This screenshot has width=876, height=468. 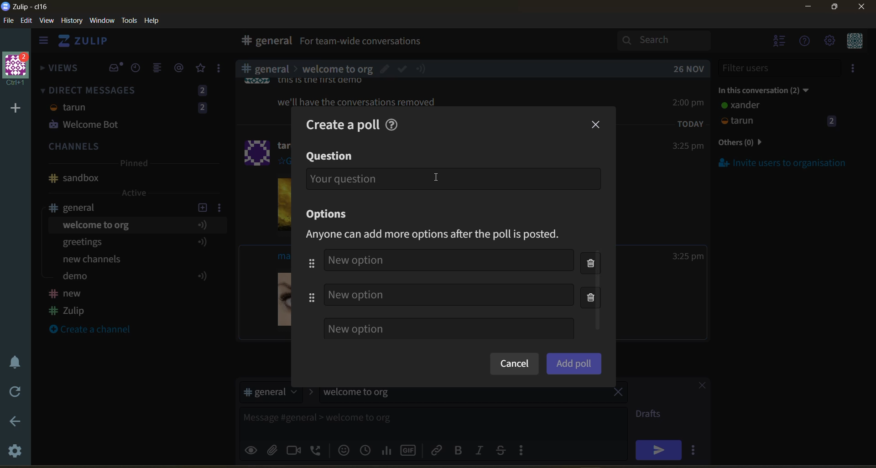 What do you see at coordinates (441, 235) in the screenshot?
I see `metadata` at bounding box center [441, 235].